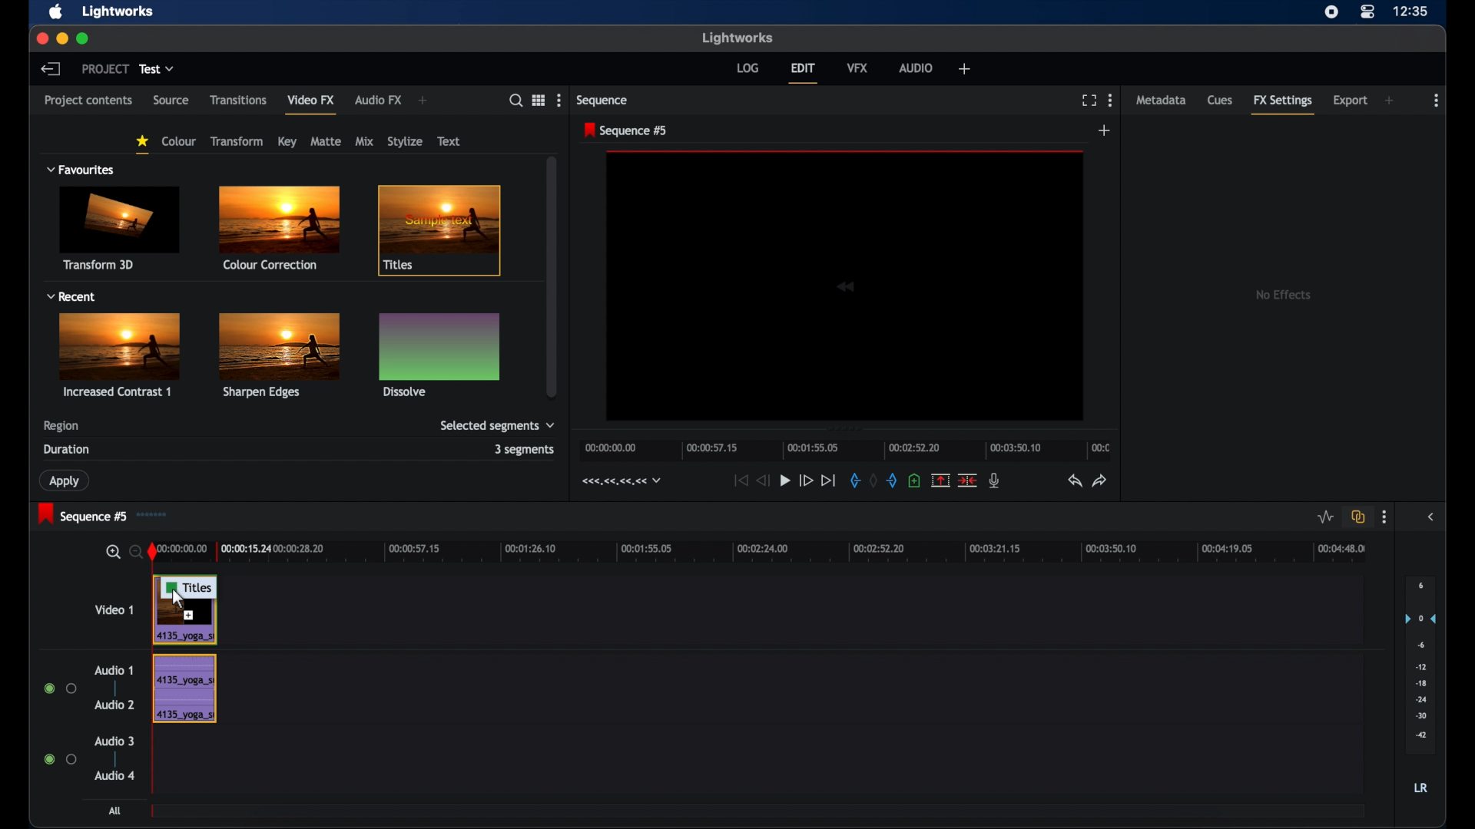 This screenshot has height=829, width=1475. I want to click on rewind, so click(764, 481).